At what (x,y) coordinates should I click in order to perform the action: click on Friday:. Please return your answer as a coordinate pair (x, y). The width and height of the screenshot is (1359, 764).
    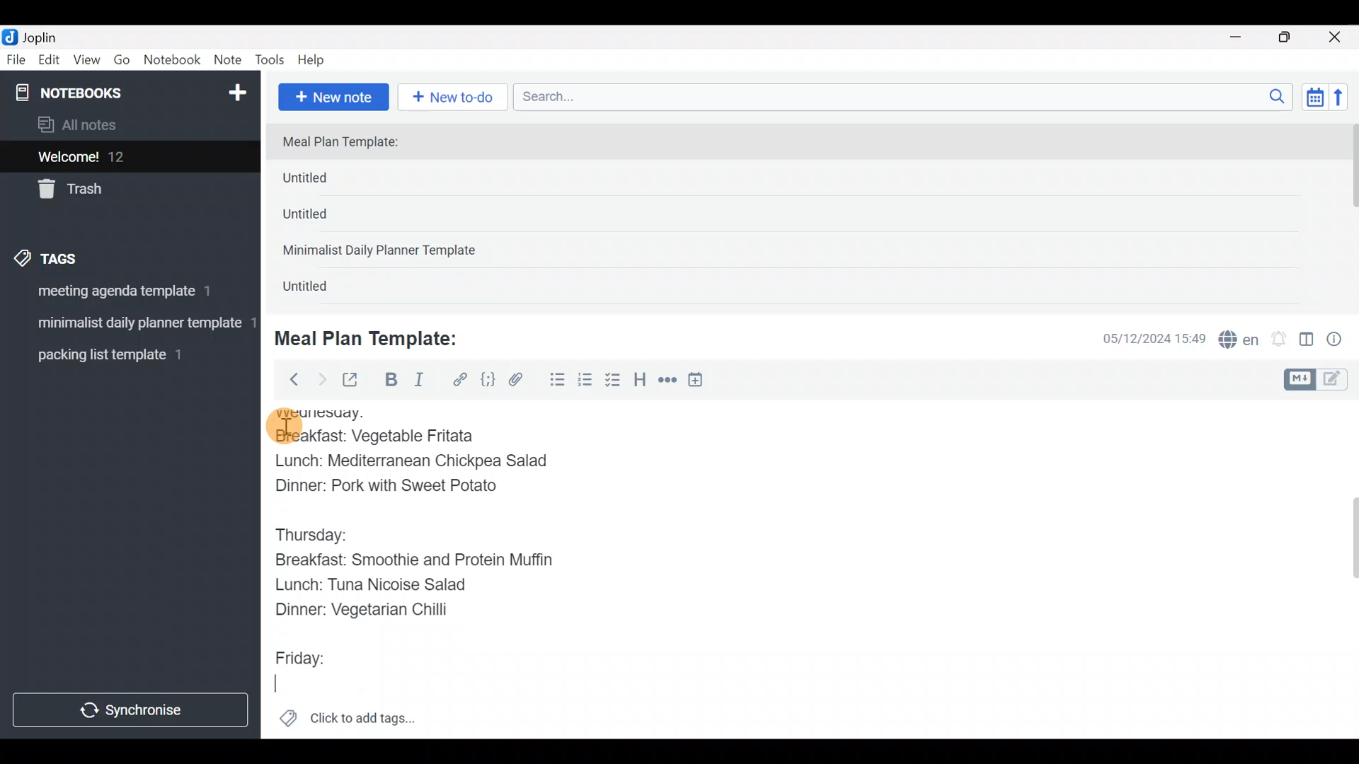
    Looking at the image, I should click on (303, 653).